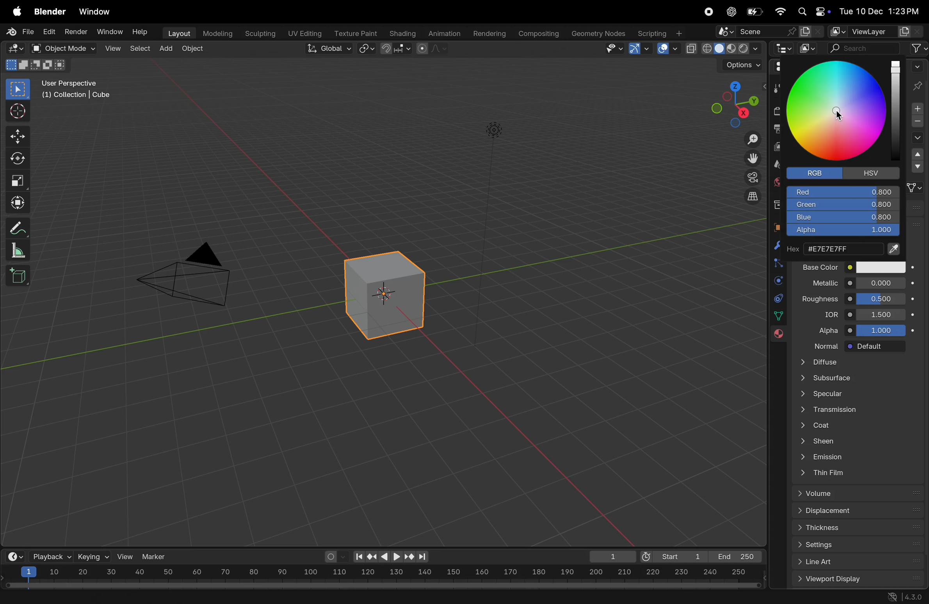  Describe the element at coordinates (142, 32) in the screenshot. I see `Help` at that location.